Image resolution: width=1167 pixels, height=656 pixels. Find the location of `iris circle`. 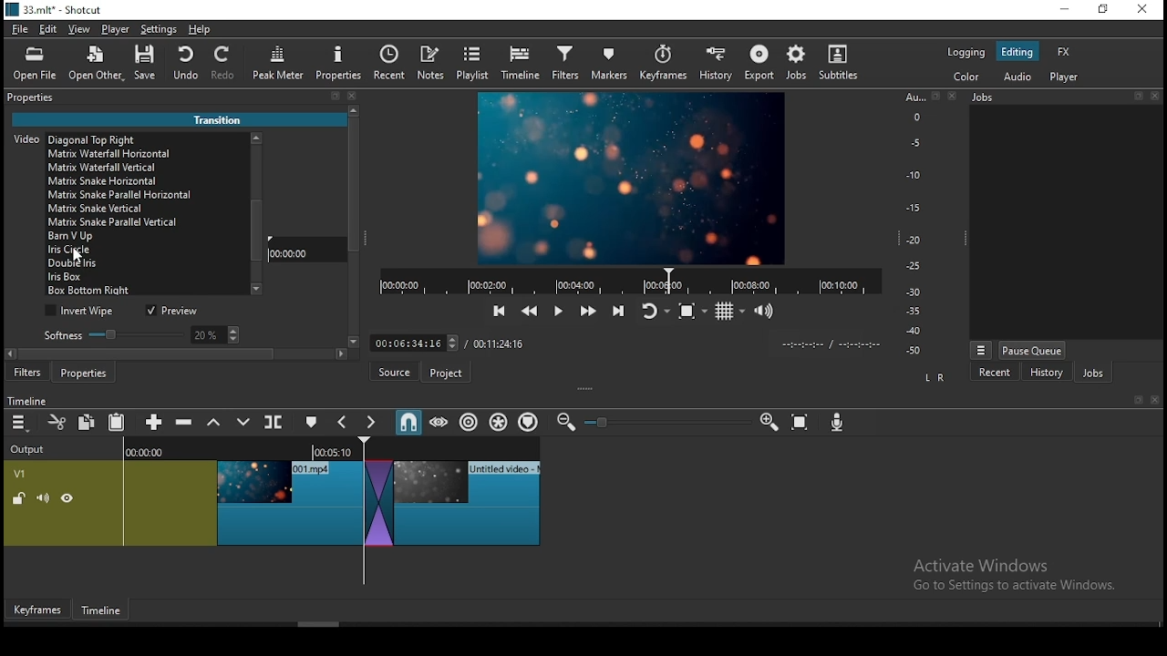

iris circle is located at coordinates (146, 250).